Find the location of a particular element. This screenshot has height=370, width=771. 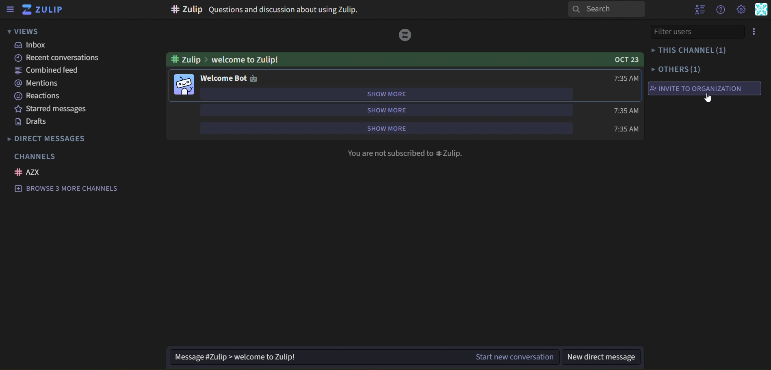

others is located at coordinates (676, 69).